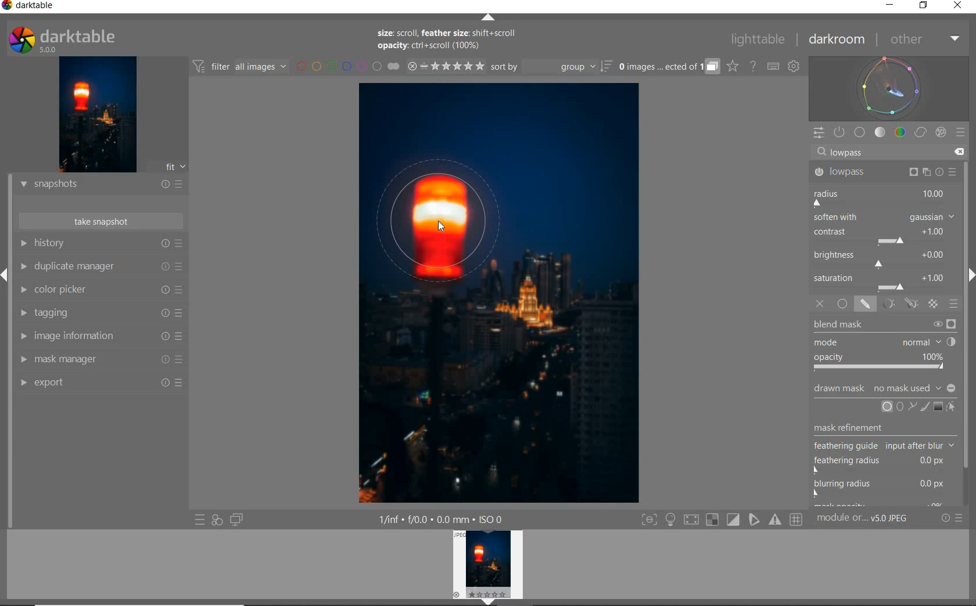  I want to click on QUICK ACCESS TO PRESET, so click(200, 521).